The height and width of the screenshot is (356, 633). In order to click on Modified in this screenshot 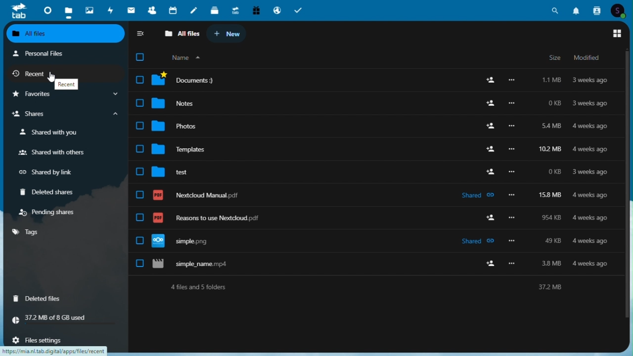, I will do `click(587, 57)`.